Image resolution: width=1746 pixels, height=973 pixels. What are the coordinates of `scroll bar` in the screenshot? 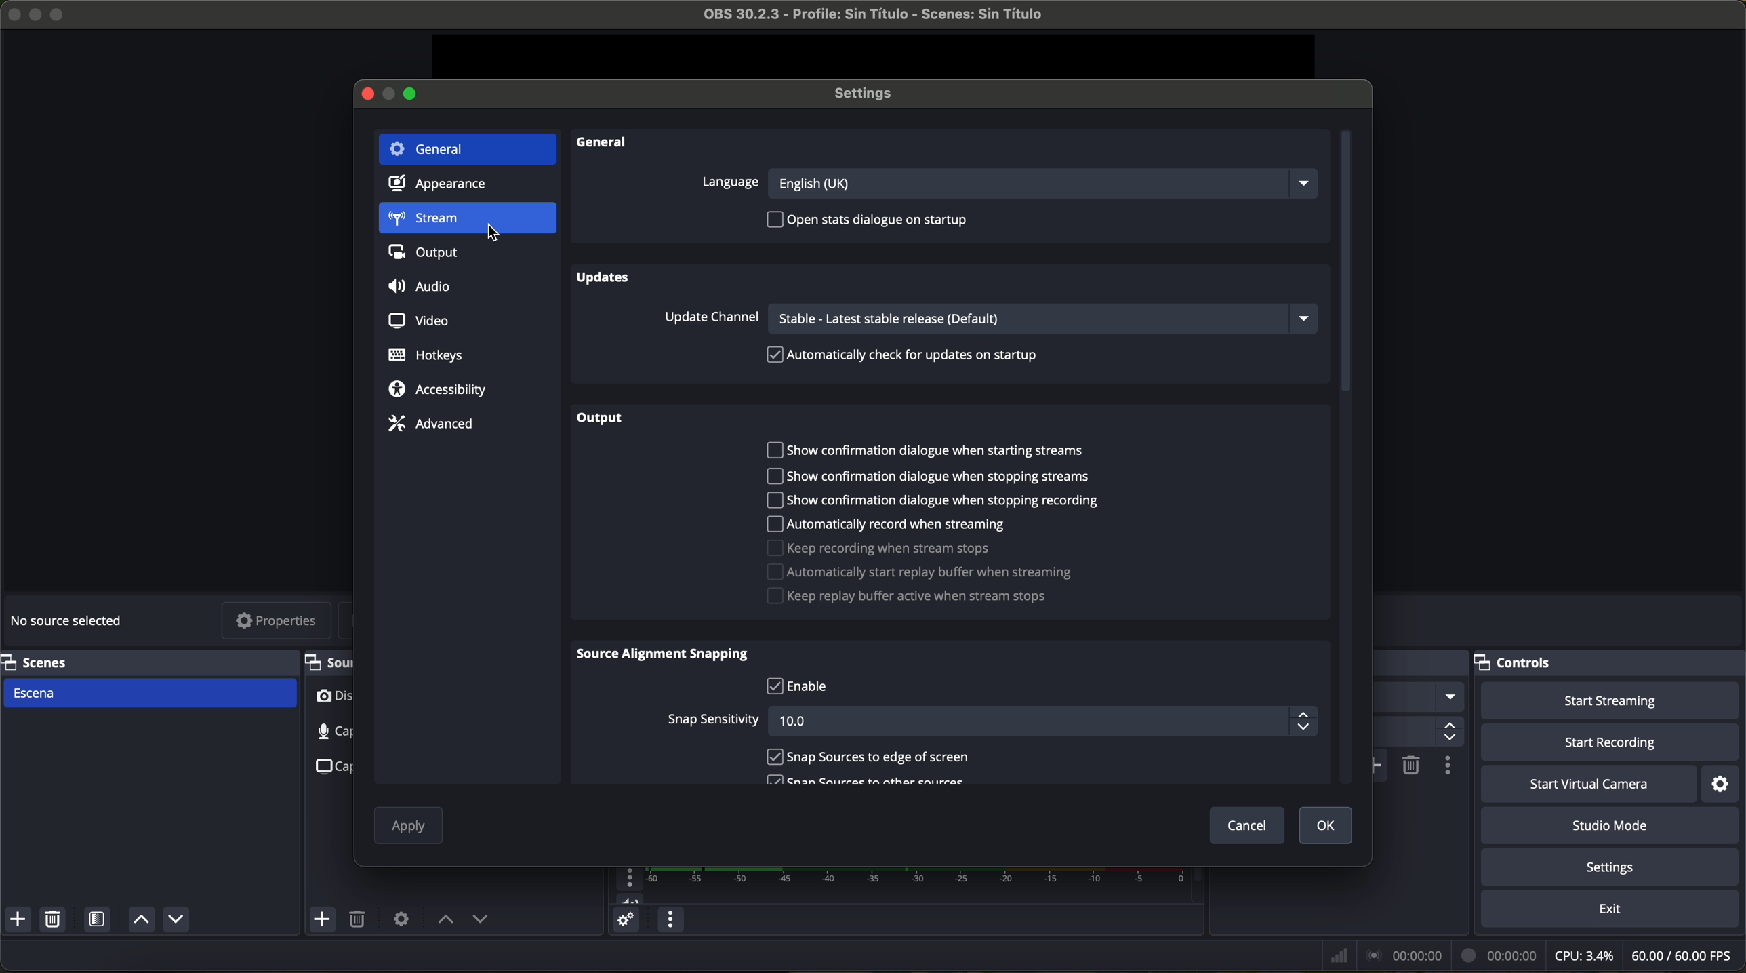 It's located at (1349, 456).